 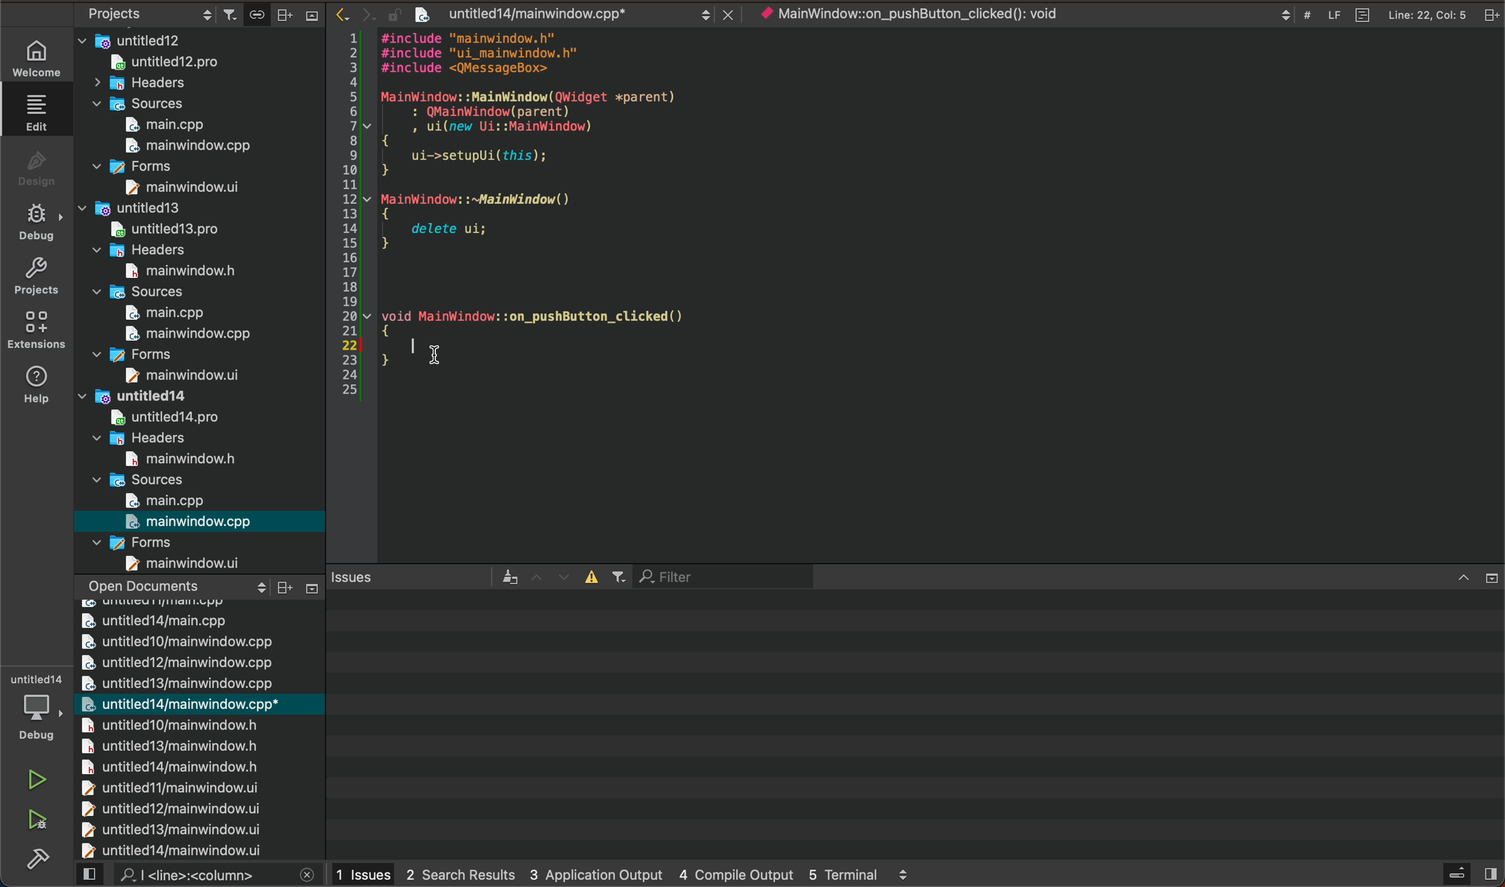 I want to click on forms, so click(x=144, y=541).